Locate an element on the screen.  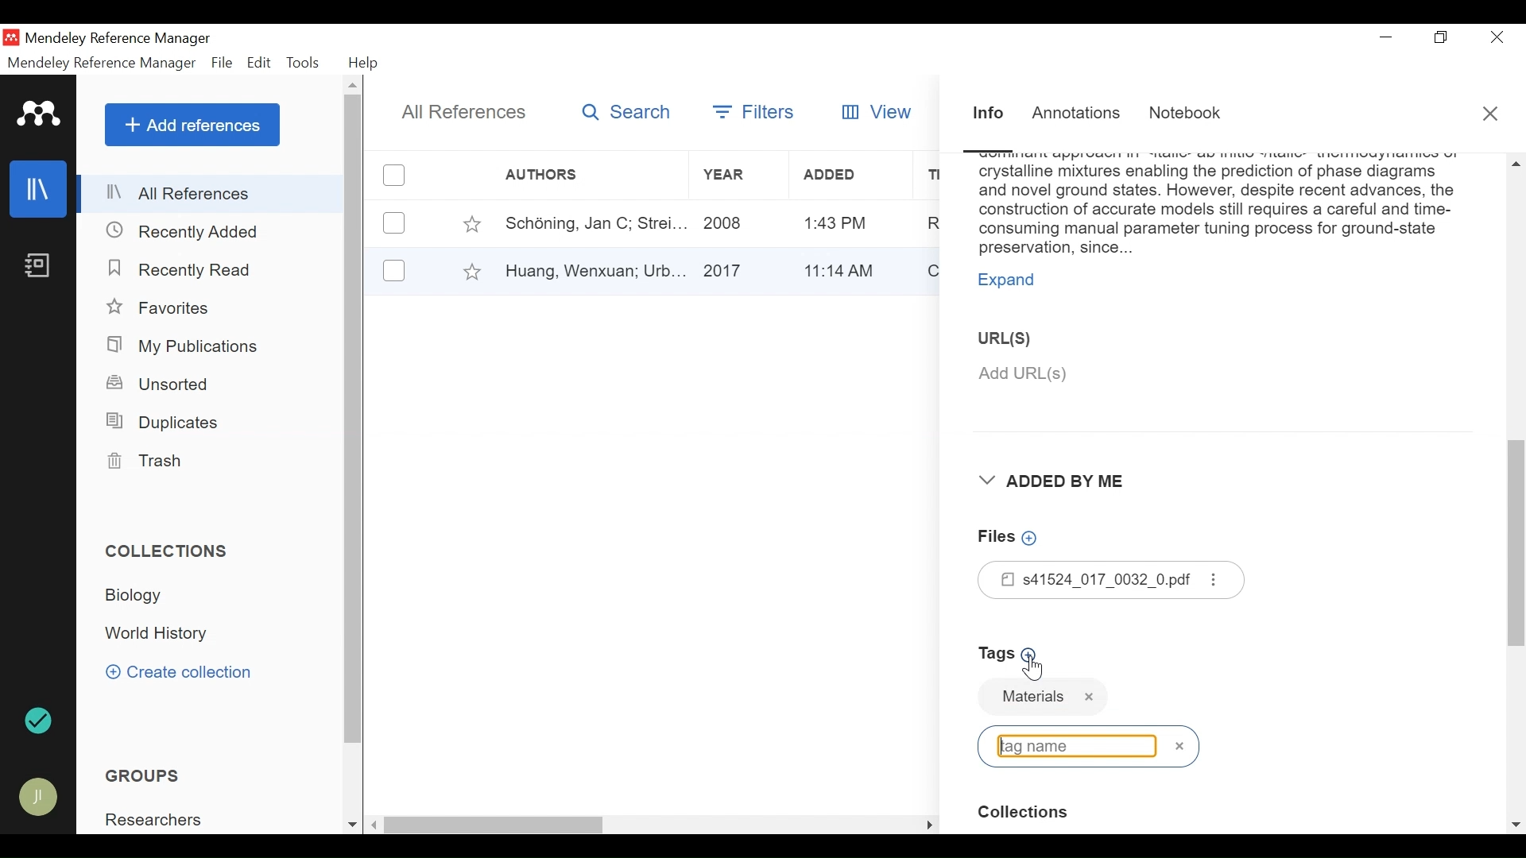
Mendeley Reference Manager is located at coordinates (102, 65).